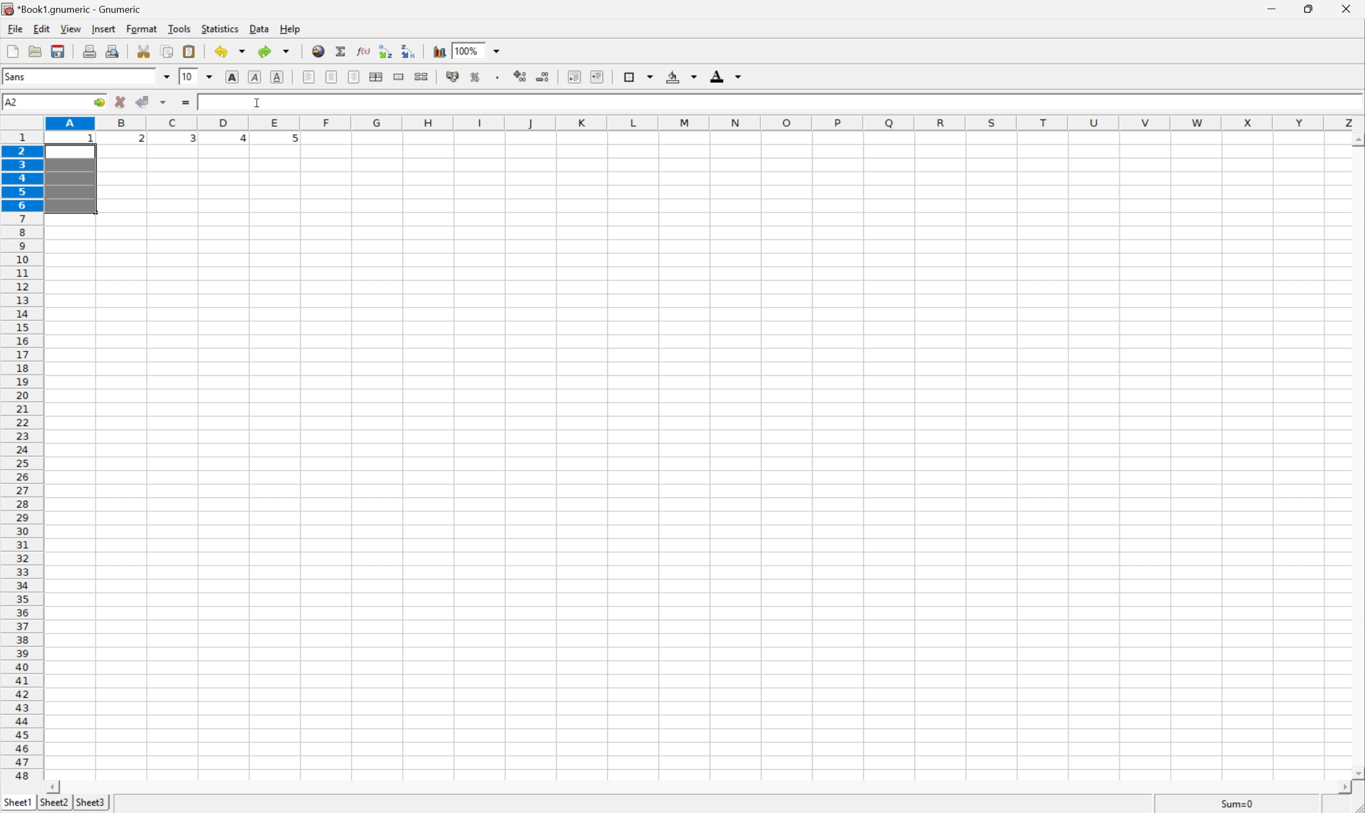 The height and width of the screenshot is (813, 1365). I want to click on selected cells, so click(72, 181).